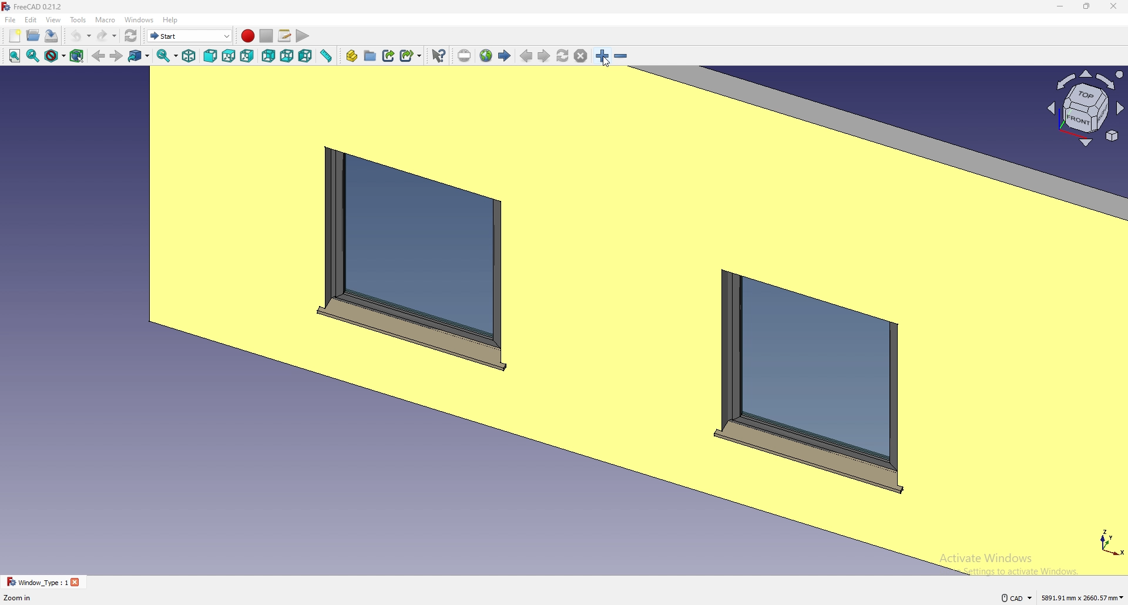  Describe the element at coordinates (78, 19) in the screenshot. I see `tools` at that location.